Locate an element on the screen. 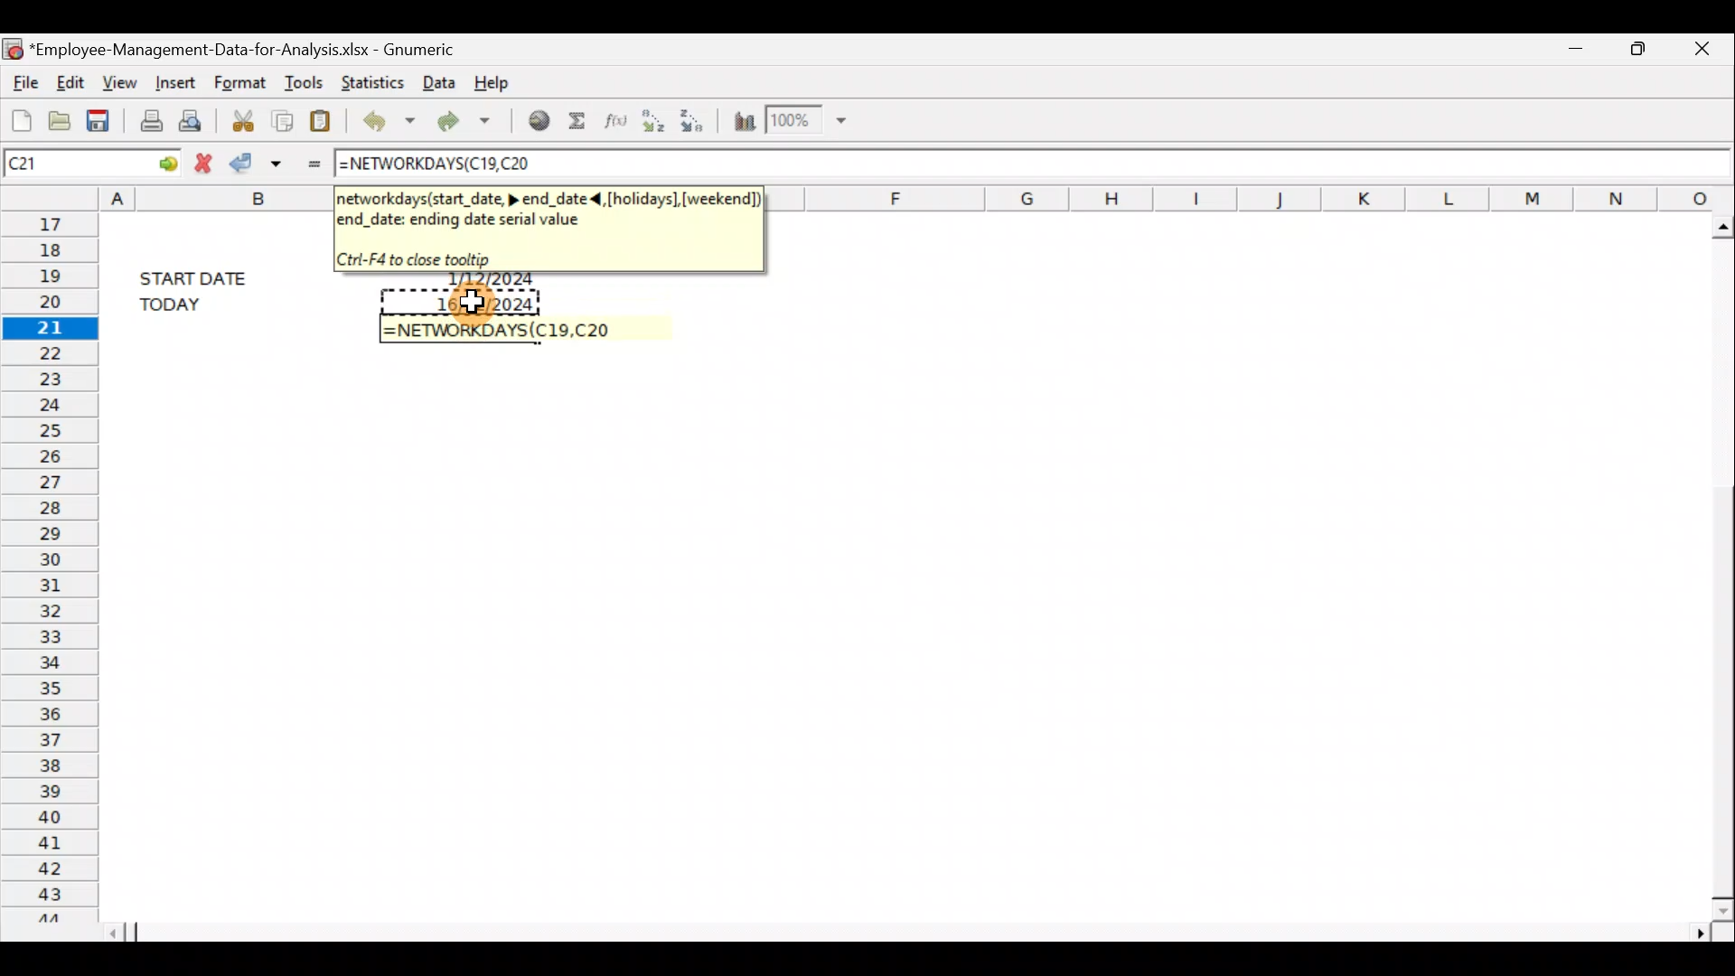  Print preview is located at coordinates (196, 119).